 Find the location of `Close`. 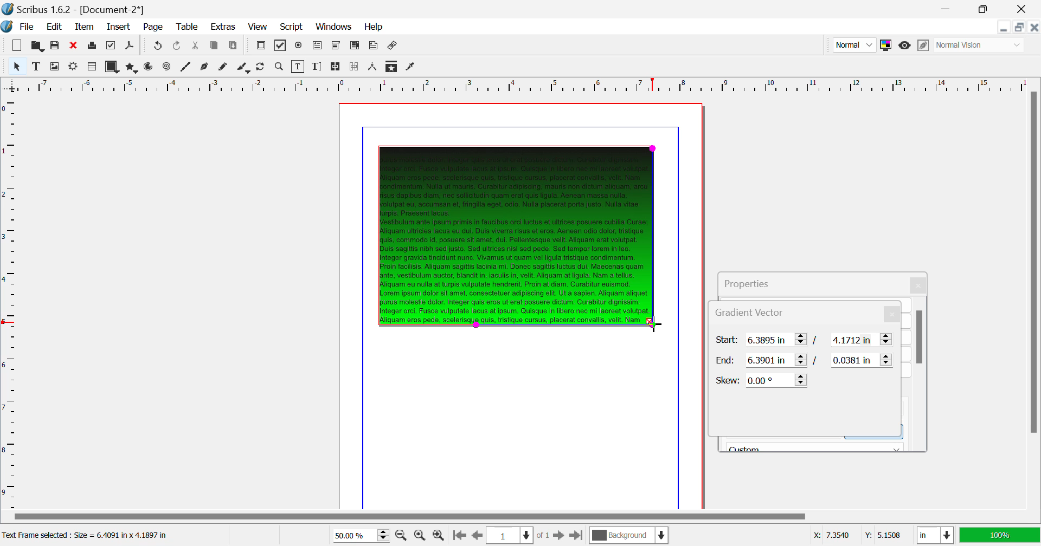

Close is located at coordinates (1024, 9).